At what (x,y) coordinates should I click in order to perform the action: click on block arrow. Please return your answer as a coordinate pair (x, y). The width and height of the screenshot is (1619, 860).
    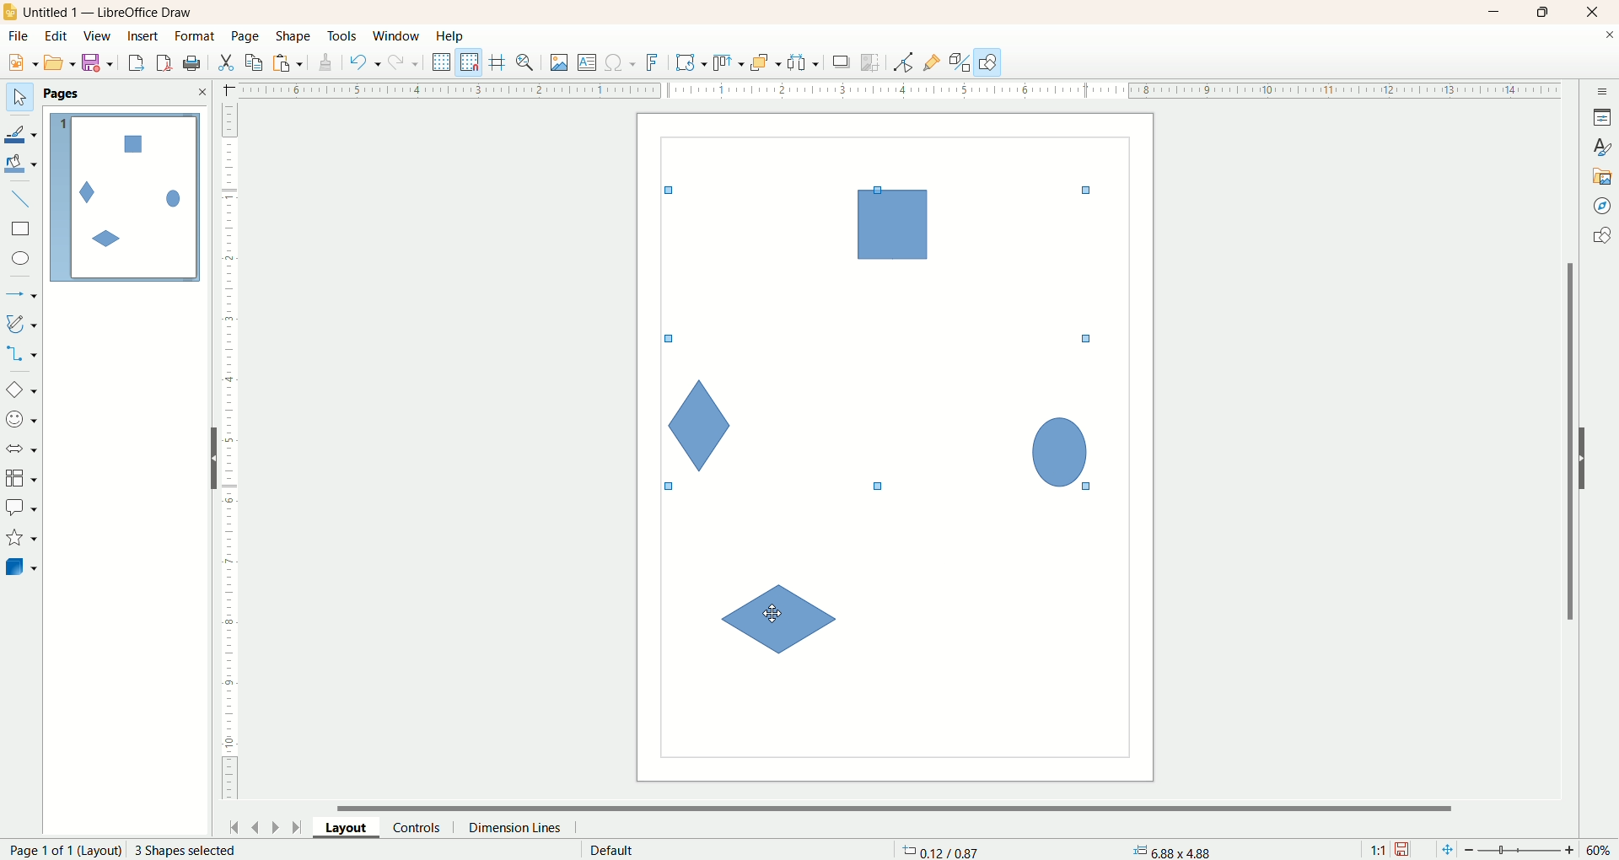
    Looking at the image, I should click on (24, 449).